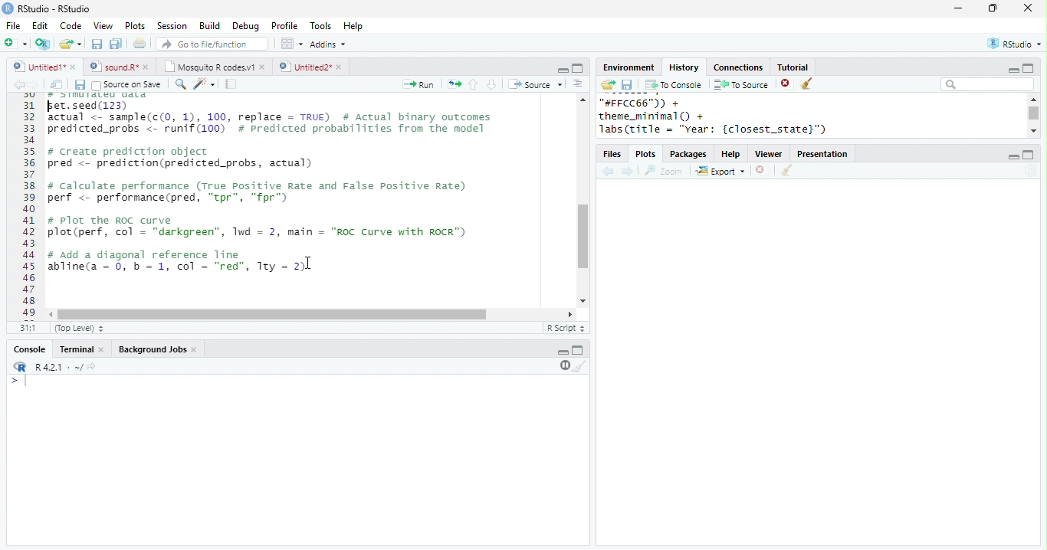  I want to click on Debug, so click(248, 27).